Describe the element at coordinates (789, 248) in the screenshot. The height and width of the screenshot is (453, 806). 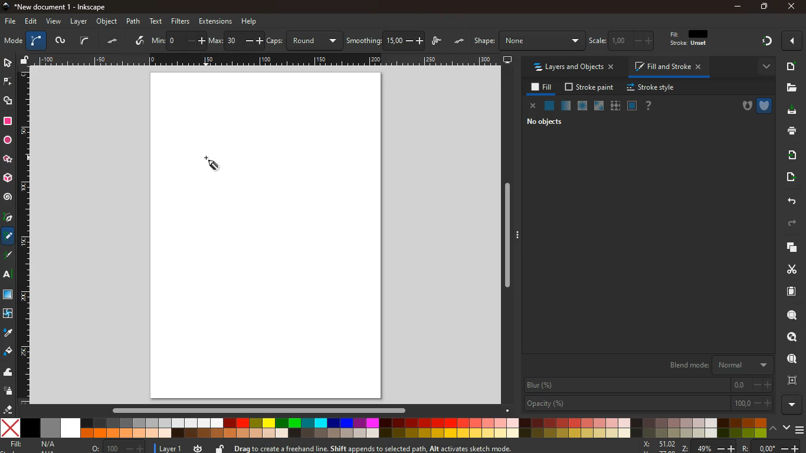
I see `copy` at that location.